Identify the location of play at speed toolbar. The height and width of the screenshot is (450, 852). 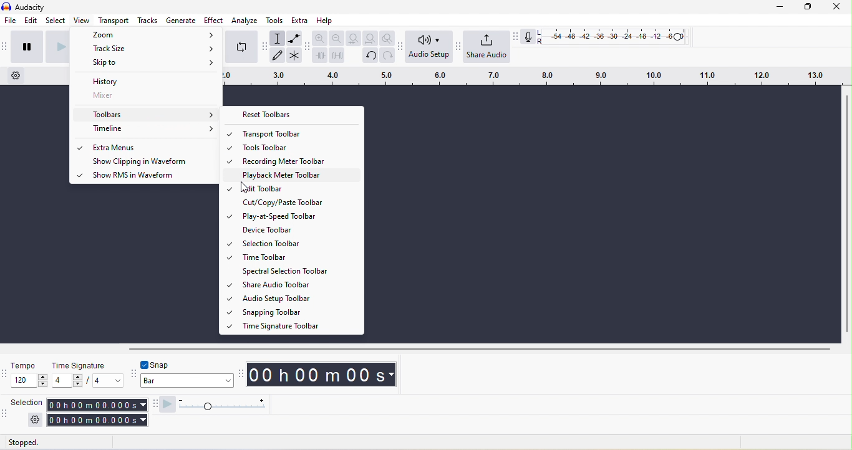
(153, 405).